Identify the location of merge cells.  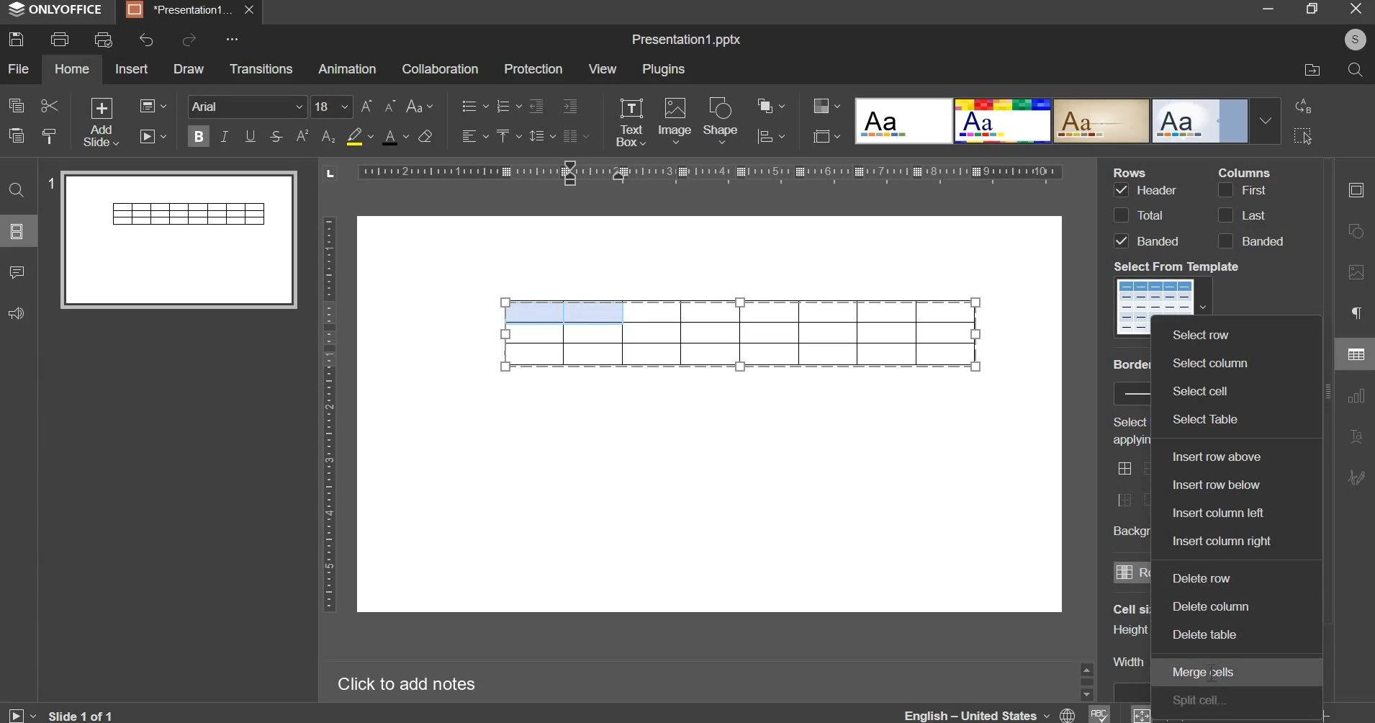
(1204, 672).